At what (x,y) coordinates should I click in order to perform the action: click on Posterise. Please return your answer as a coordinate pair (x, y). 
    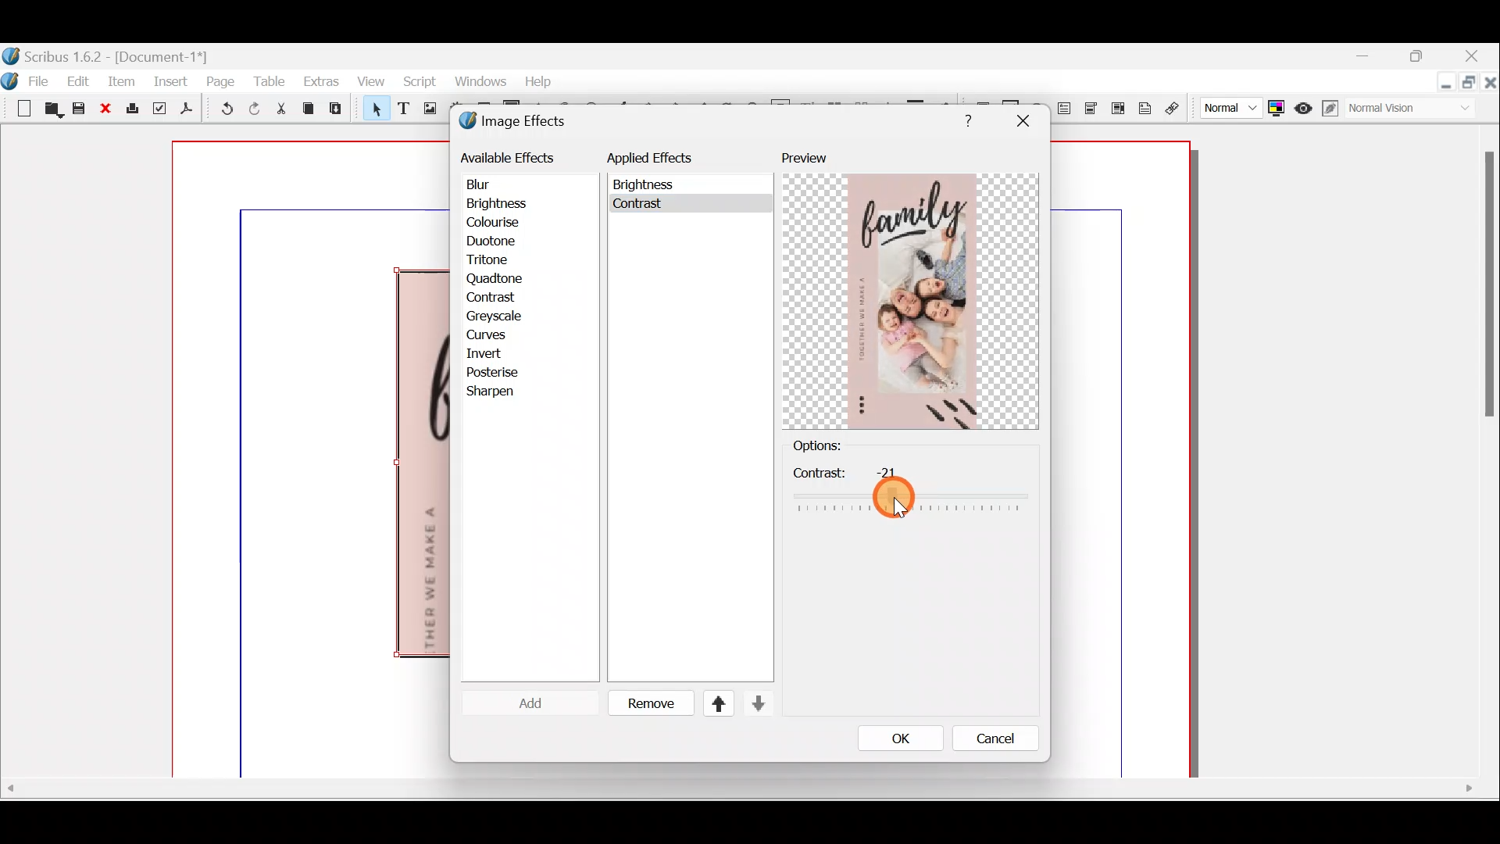
    Looking at the image, I should click on (503, 372).